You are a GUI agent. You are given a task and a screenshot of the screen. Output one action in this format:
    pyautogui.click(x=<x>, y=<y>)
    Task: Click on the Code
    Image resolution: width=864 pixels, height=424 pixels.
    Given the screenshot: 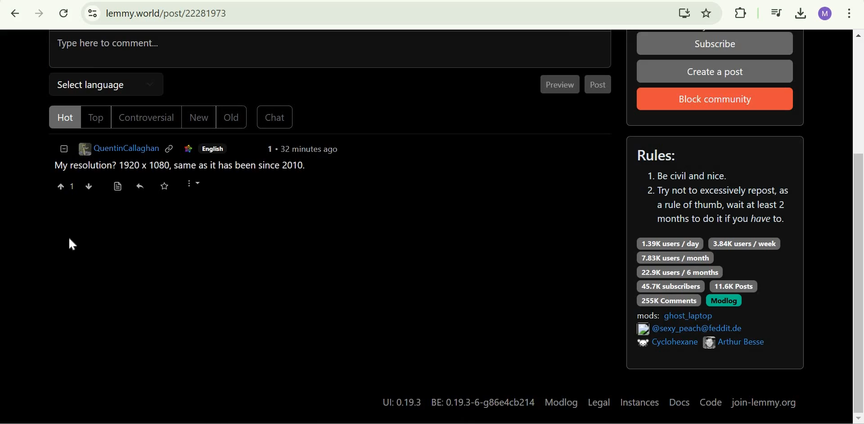 What is the action you would take?
    pyautogui.click(x=710, y=403)
    